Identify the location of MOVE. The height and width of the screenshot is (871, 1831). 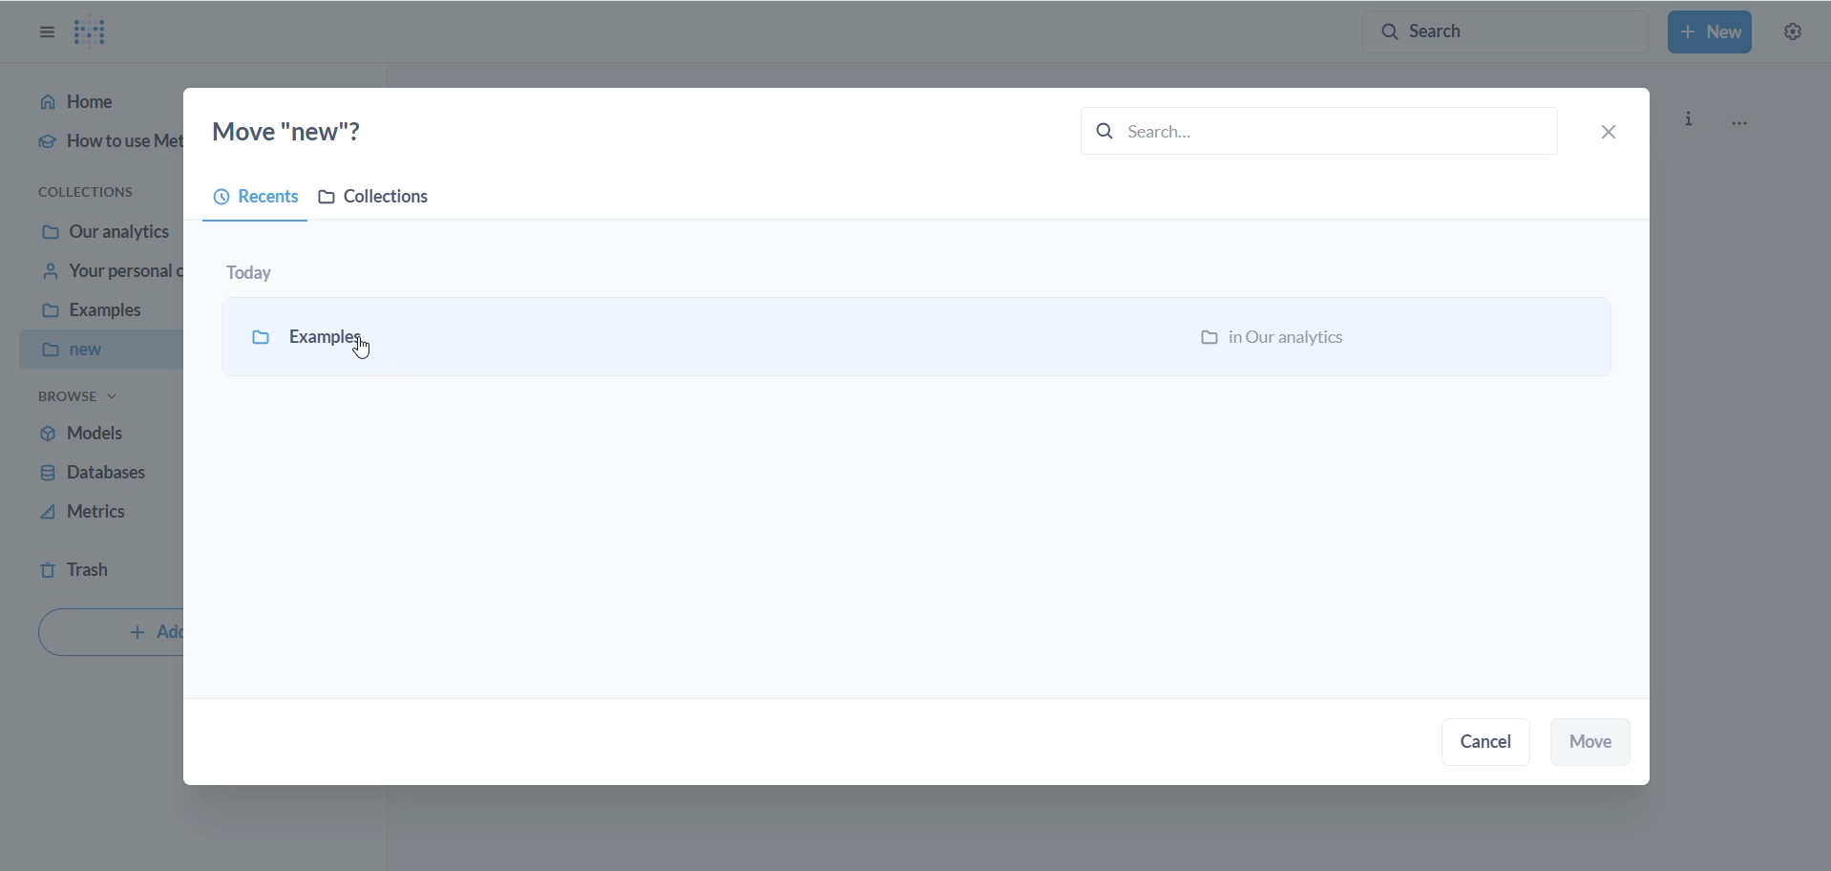
(1595, 742).